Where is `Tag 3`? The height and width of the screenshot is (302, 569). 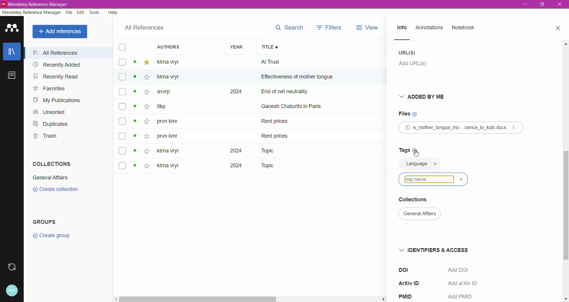 Tag 3 is located at coordinates (433, 179).